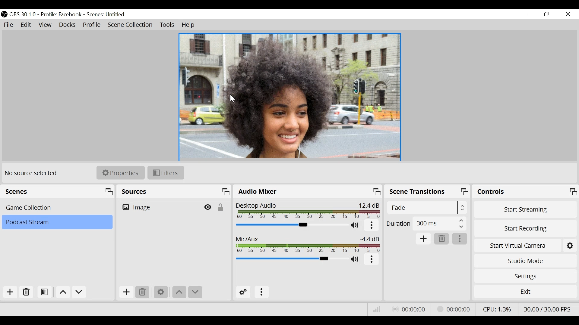  I want to click on (un)mute, so click(356, 259).